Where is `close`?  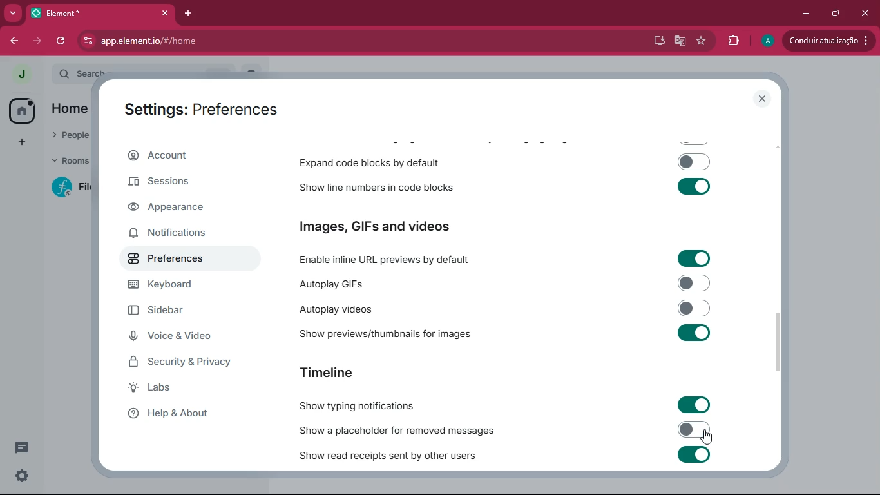 close is located at coordinates (866, 15).